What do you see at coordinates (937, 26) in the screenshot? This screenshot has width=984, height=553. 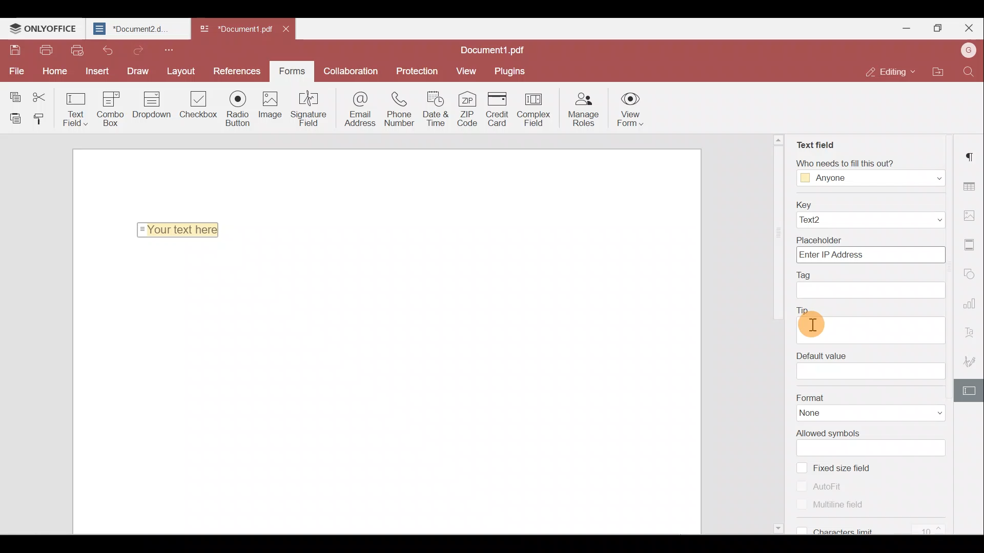 I see `Maximize` at bounding box center [937, 26].